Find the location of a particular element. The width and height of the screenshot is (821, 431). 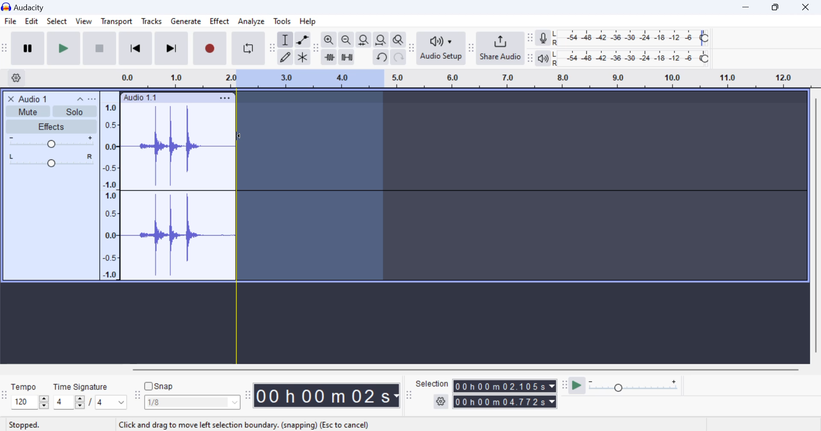

Enable Looping is located at coordinates (249, 48).